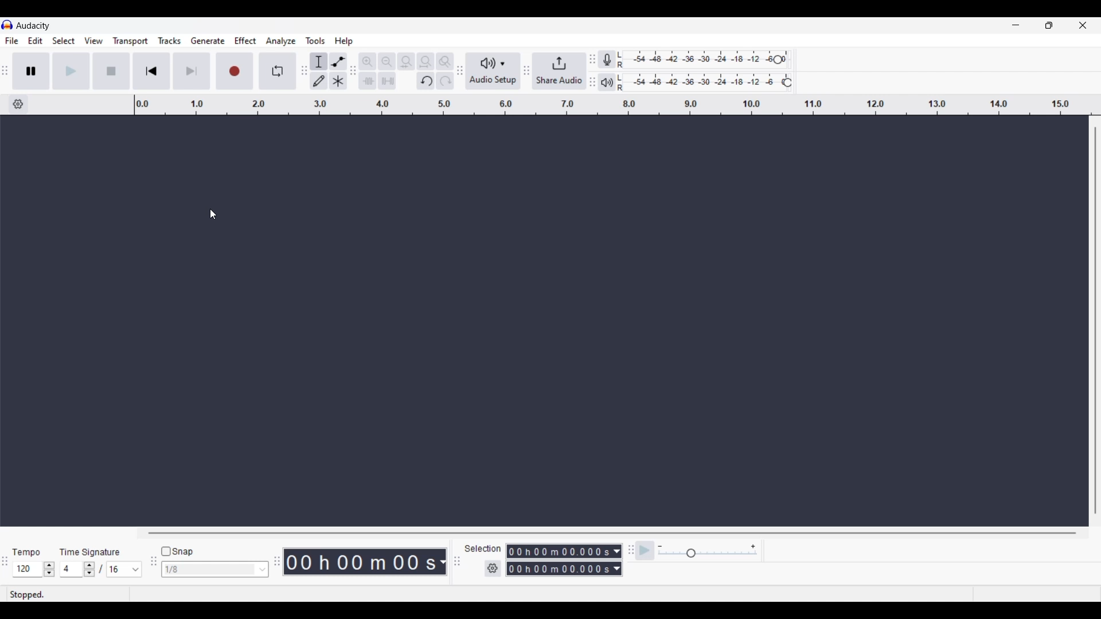 Image resolution: width=1101 pixels, height=619 pixels. I want to click on Selected time signature, so click(117, 569).